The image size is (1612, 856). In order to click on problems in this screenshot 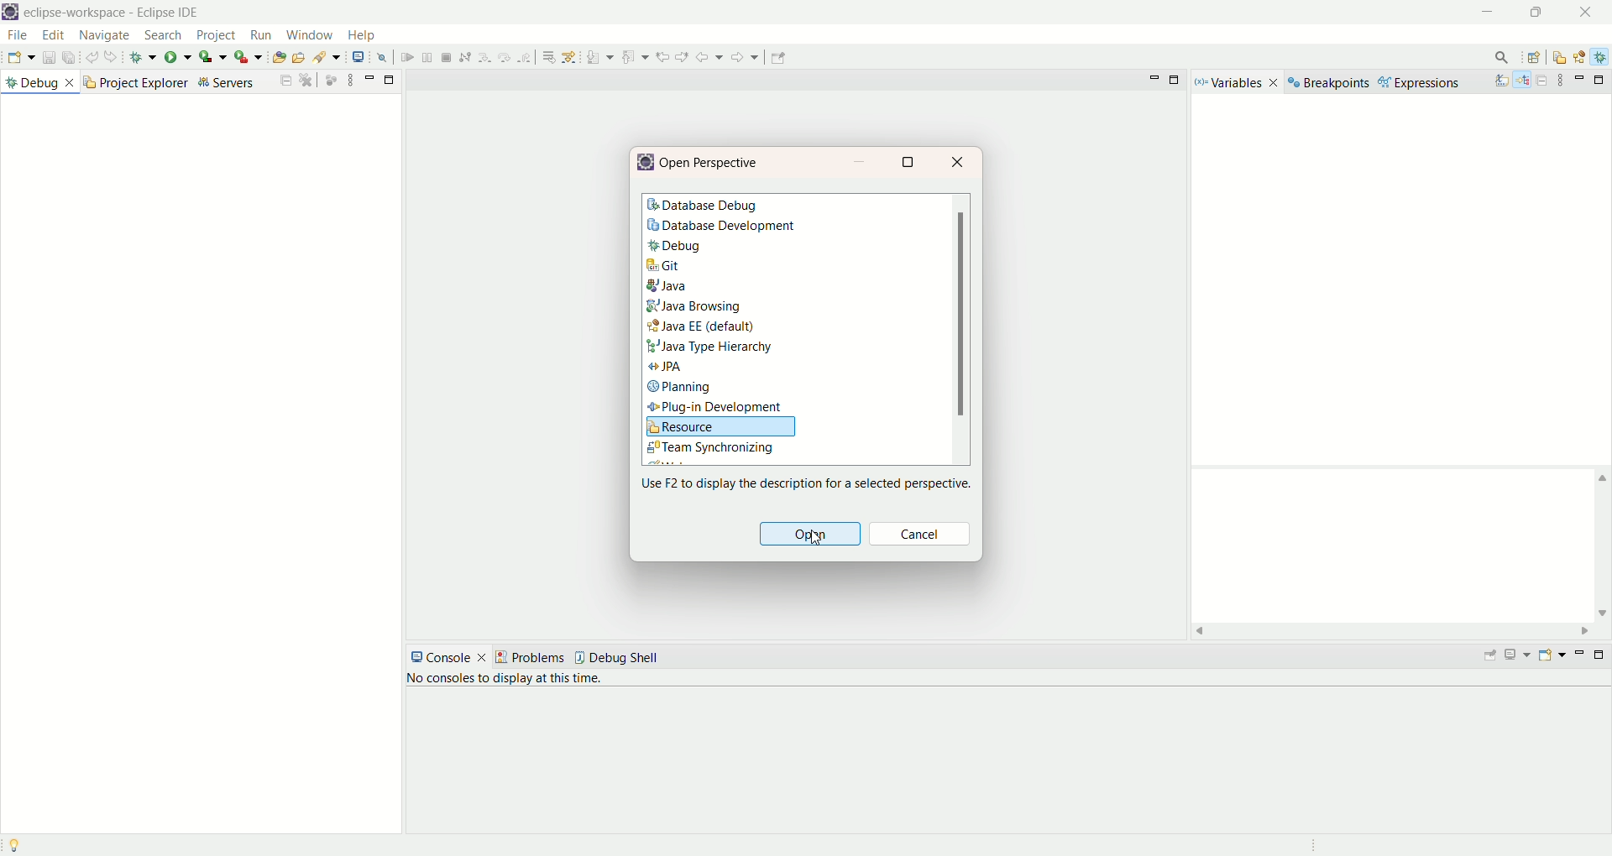, I will do `click(536, 657)`.